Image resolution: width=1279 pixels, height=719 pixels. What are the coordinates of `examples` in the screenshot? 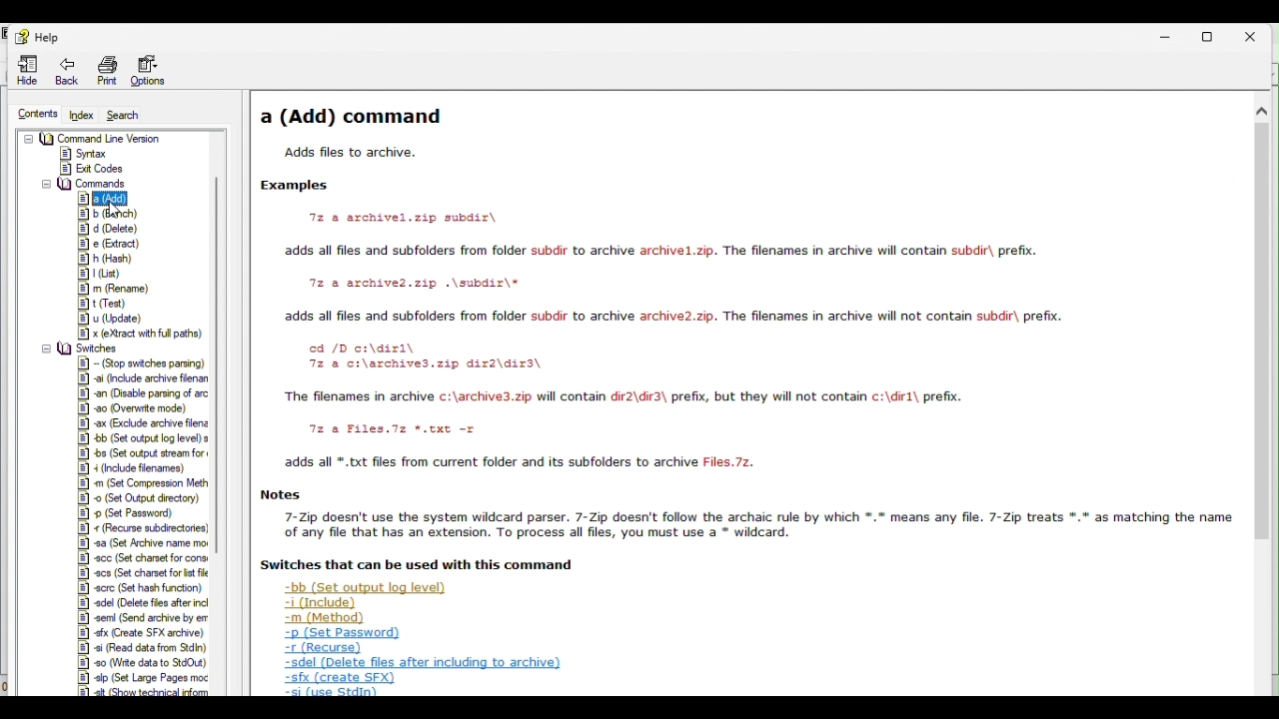 It's located at (304, 187).